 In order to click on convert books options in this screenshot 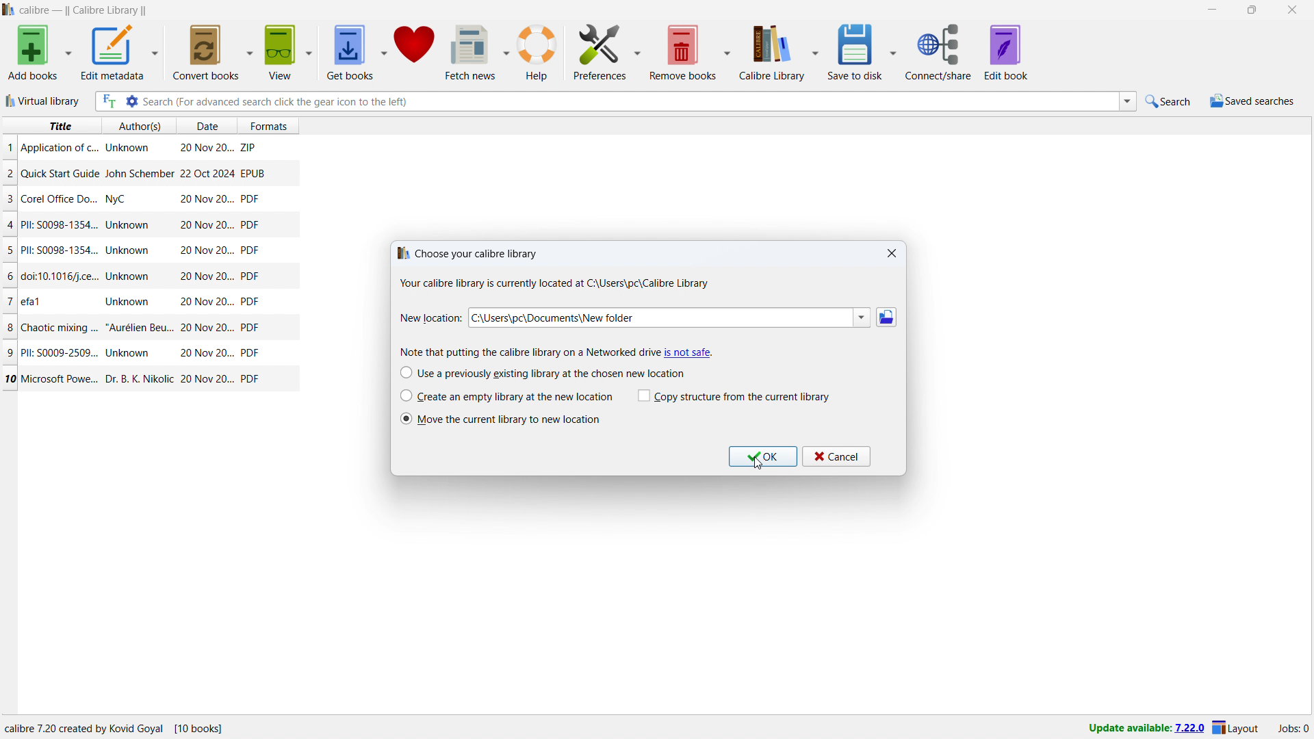, I will do `click(250, 51)`.